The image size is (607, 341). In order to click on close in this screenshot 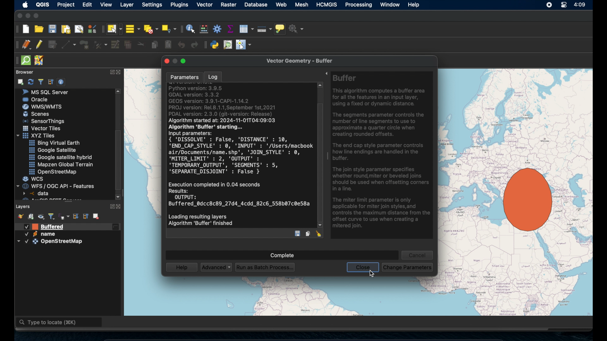, I will do `click(120, 73)`.